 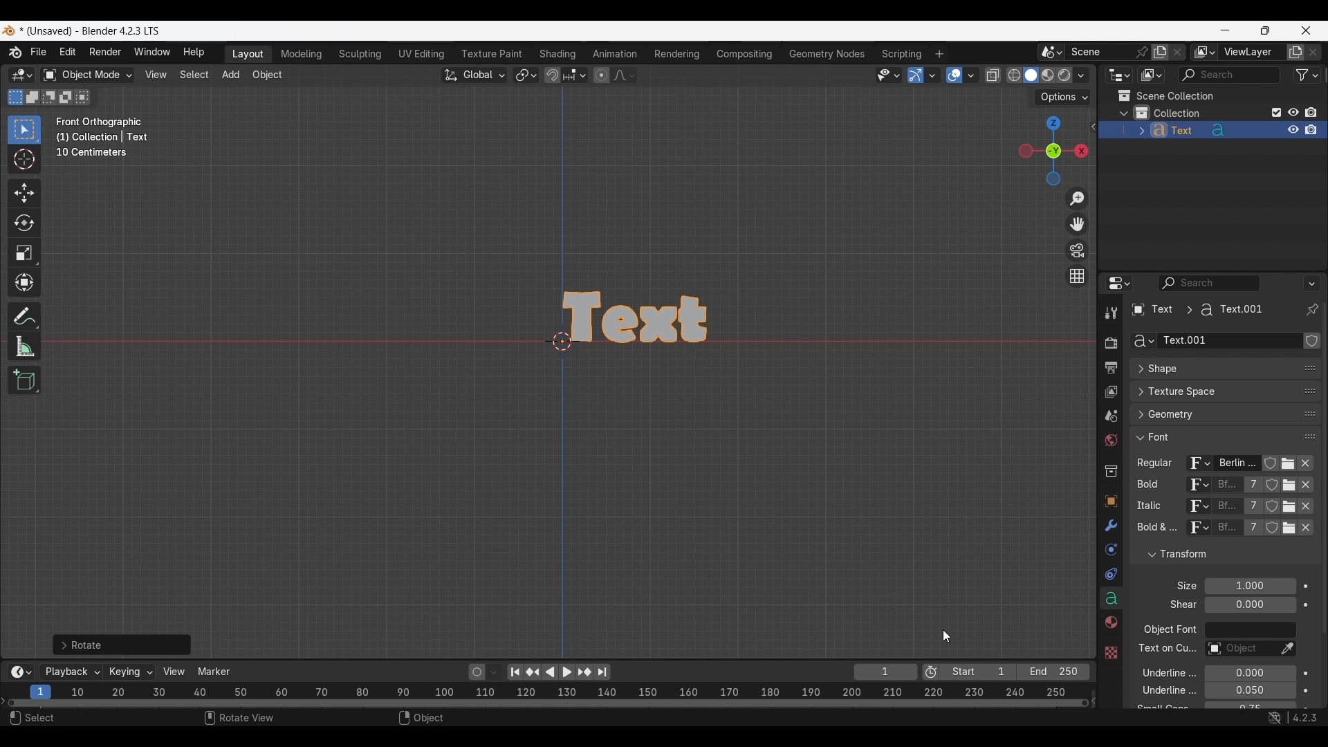 I want to click on Annotate, so click(x=24, y=317).